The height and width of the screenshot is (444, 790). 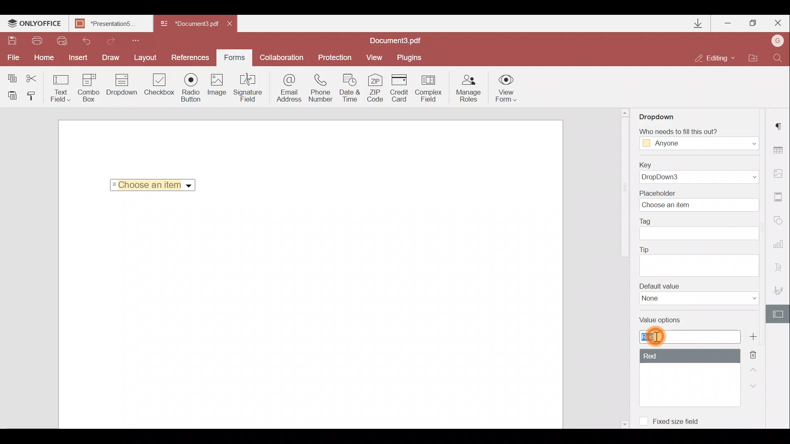 What do you see at coordinates (88, 88) in the screenshot?
I see `Combo box` at bounding box center [88, 88].